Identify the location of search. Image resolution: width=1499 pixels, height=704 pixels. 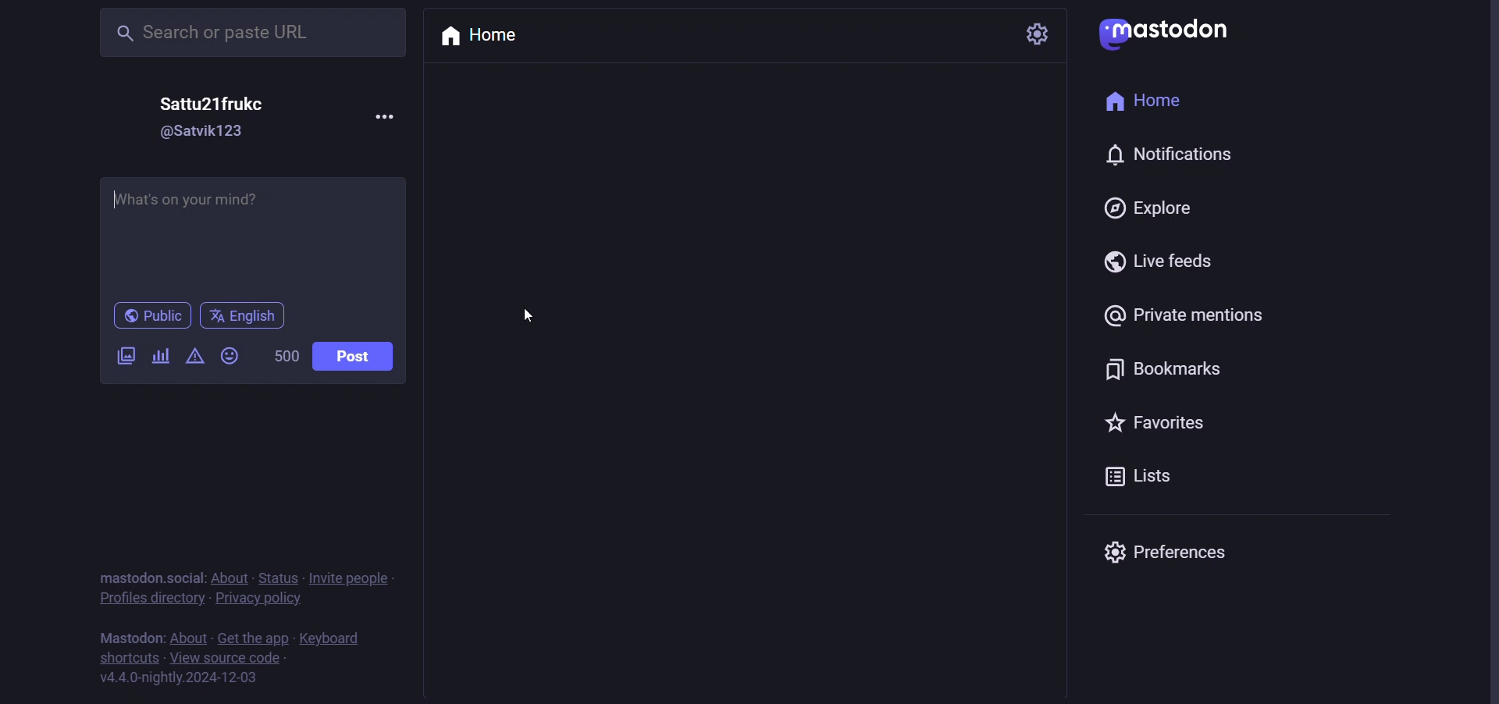
(251, 34).